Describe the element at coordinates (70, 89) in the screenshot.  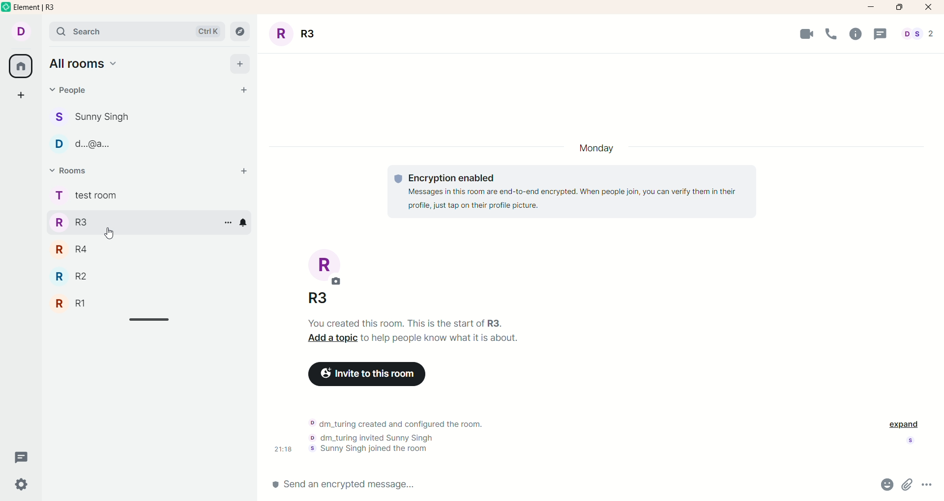
I see `people` at that location.